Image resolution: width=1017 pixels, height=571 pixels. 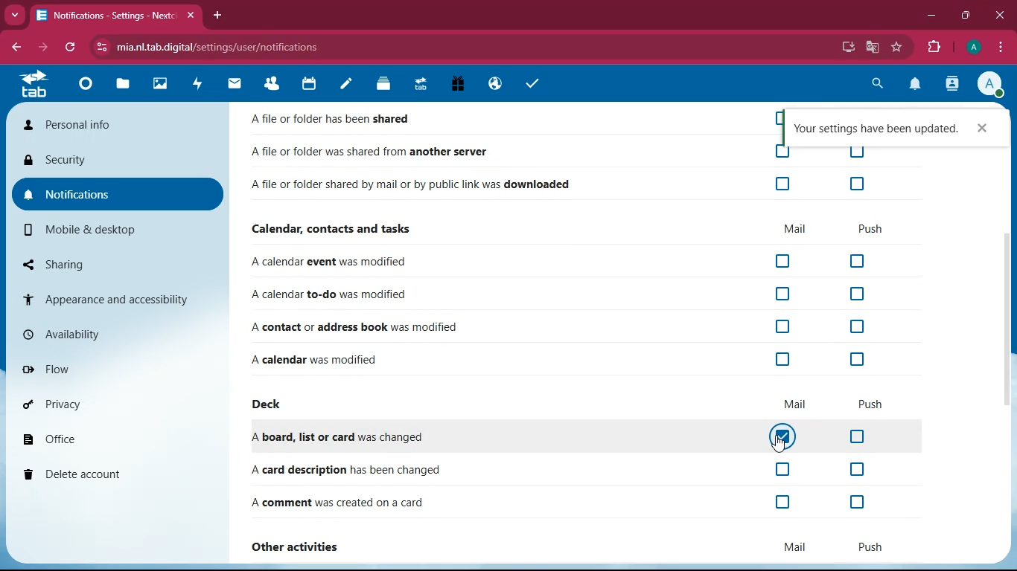 I want to click on push, so click(x=871, y=399).